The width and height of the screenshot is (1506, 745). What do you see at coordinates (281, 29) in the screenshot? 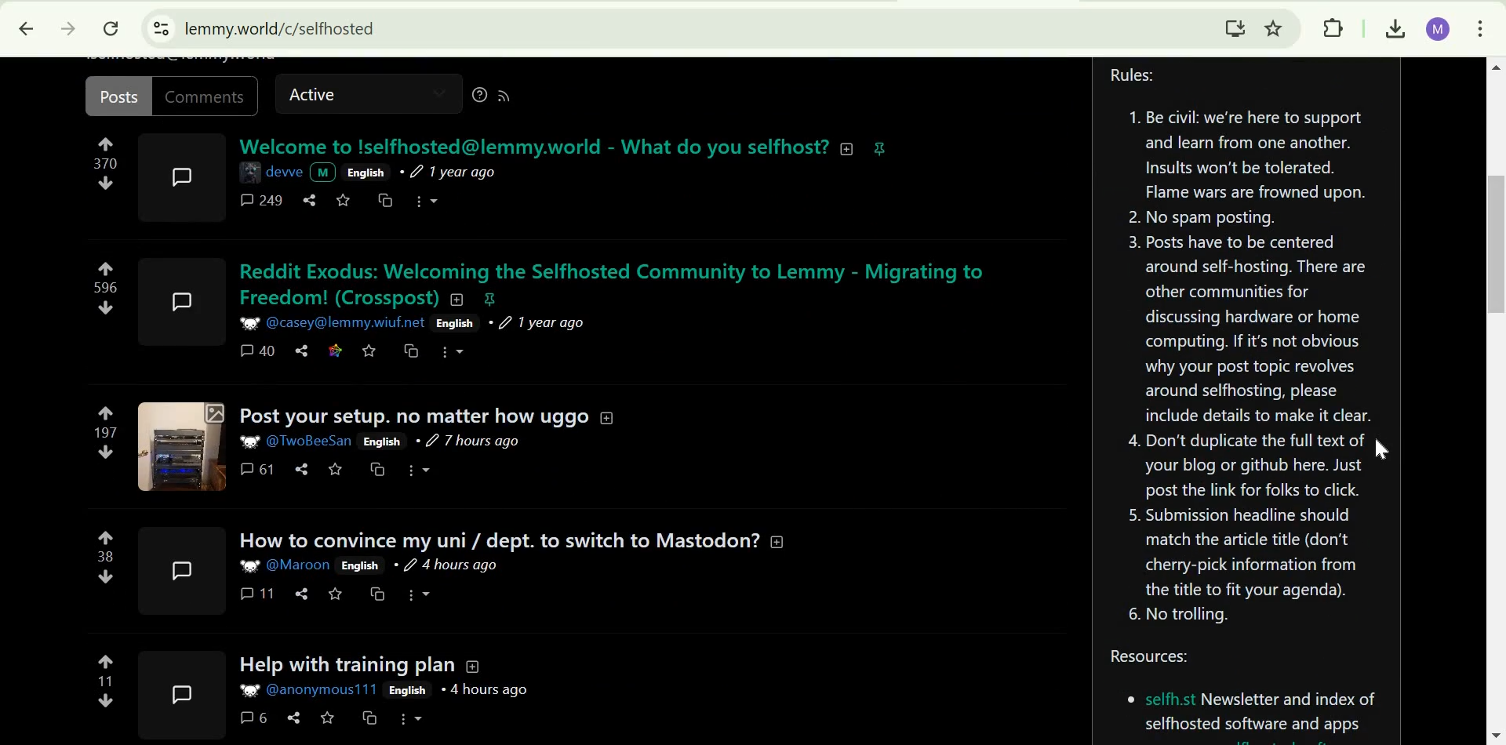
I see `lemmy.world/c/selfhosted` at bounding box center [281, 29].